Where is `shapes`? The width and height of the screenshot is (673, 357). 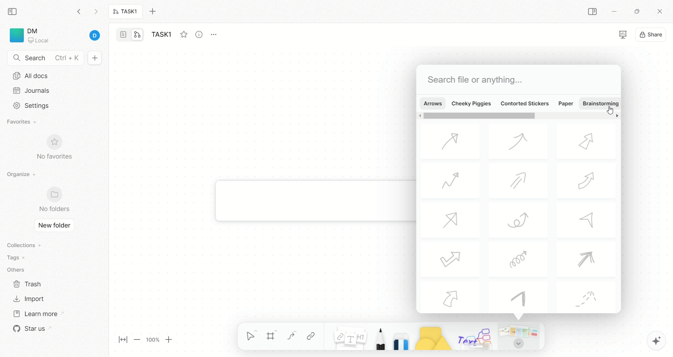 shapes is located at coordinates (429, 337).